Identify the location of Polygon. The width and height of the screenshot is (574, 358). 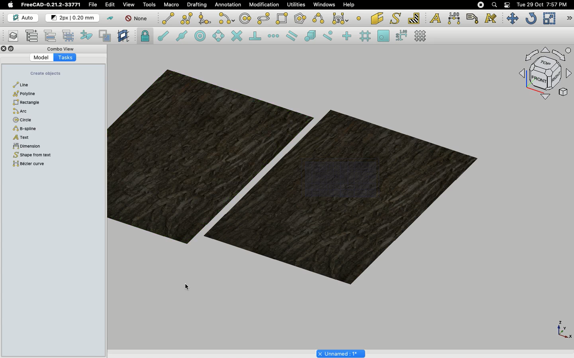
(301, 19).